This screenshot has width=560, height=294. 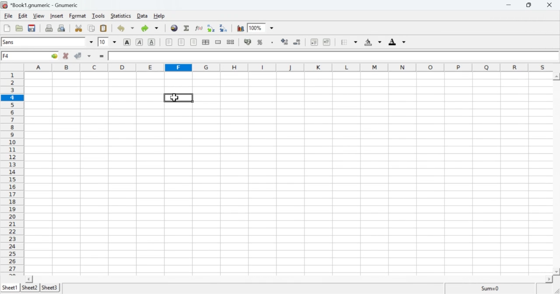 What do you see at coordinates (199, 28) in the screenshot?
I see `Edit a function` at bounding box center [199, 28].